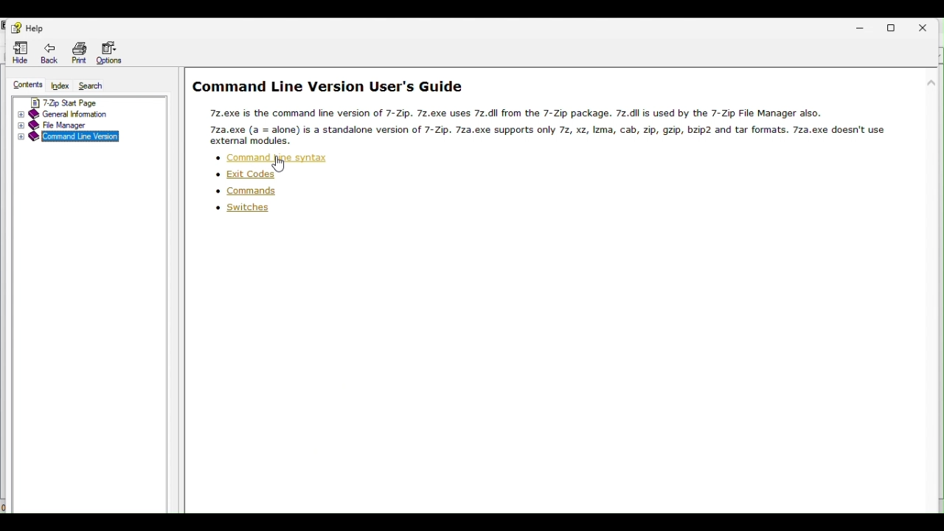 The width and height of the screenshot is (944, 531). Describe the element at coordinates (26, 86) in the screenshot. I see `Content ` at that location.